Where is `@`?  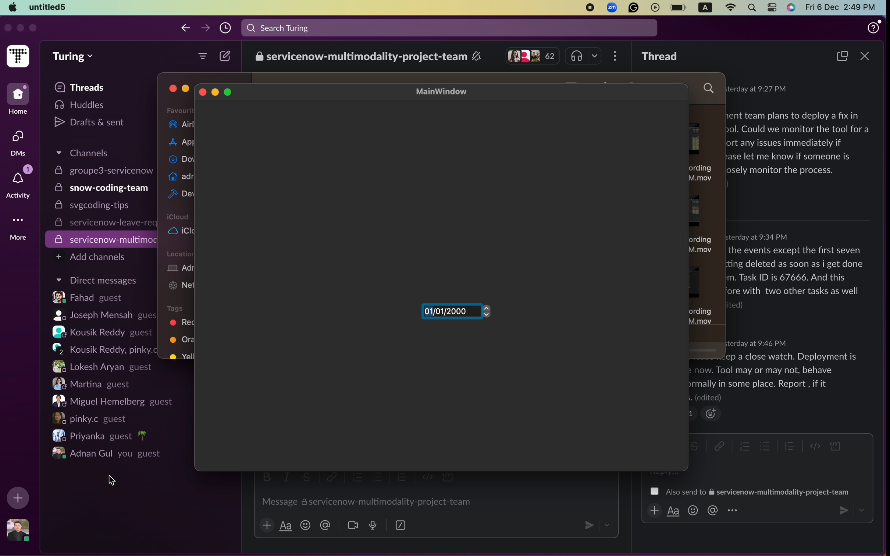 @ is located at coordinates (325, 525).